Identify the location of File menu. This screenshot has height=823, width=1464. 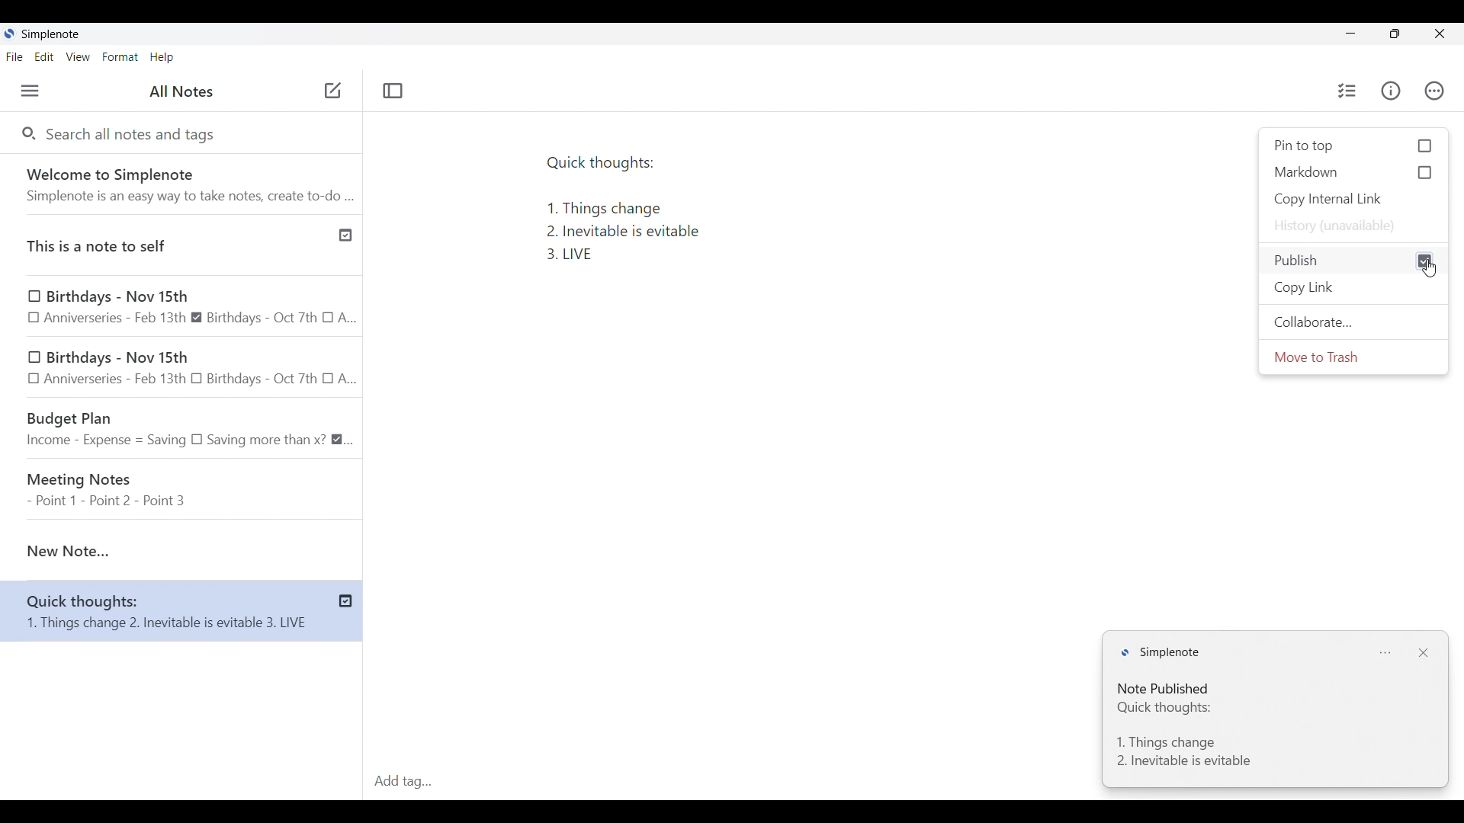
(15, 56).